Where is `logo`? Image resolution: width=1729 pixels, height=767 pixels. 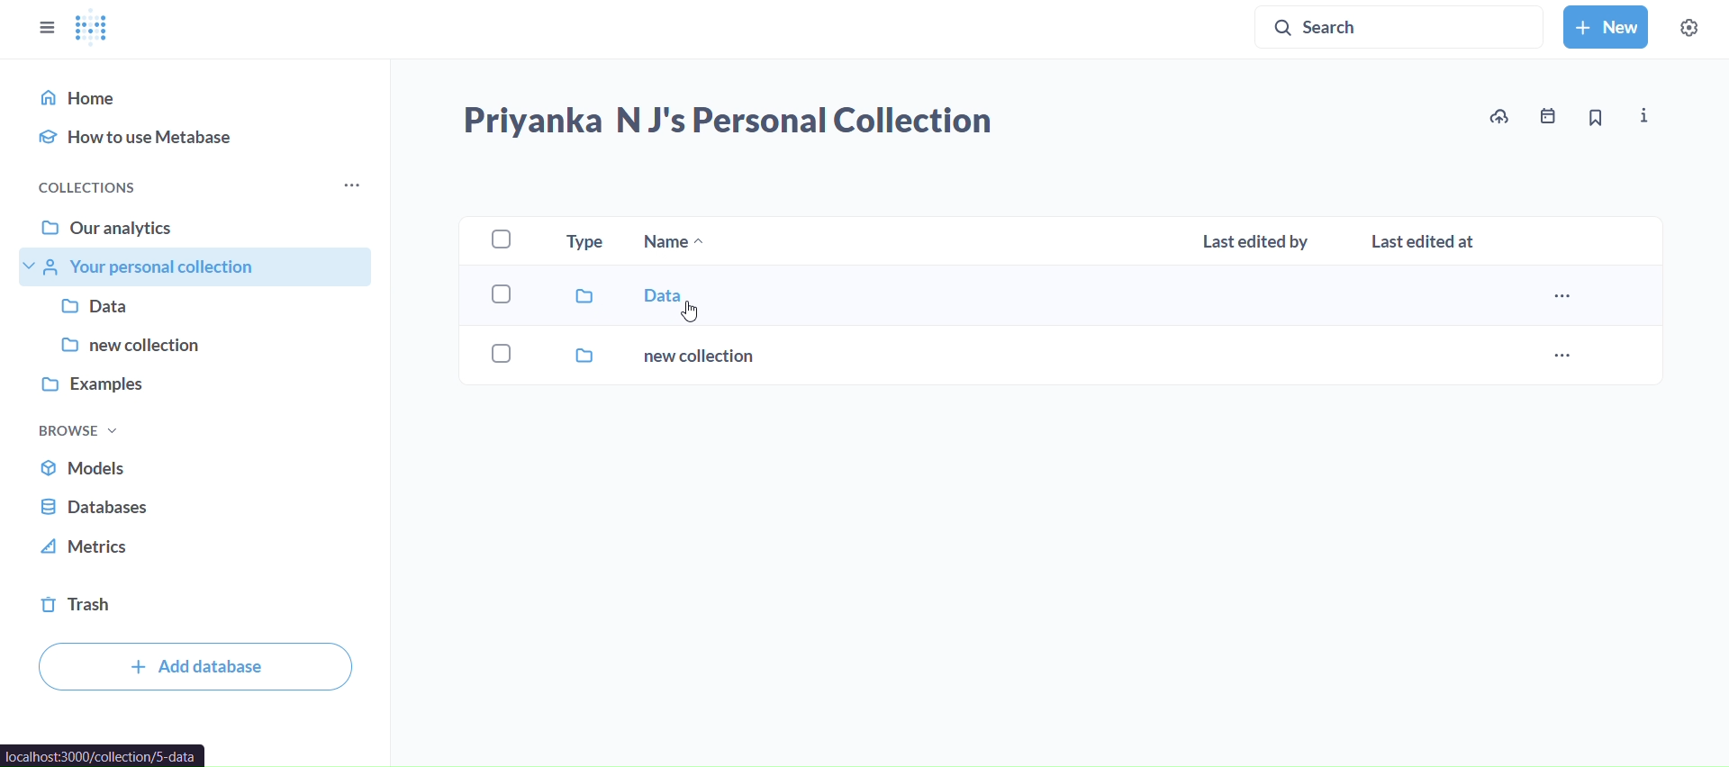
logo is located at coordinates (95, 29).